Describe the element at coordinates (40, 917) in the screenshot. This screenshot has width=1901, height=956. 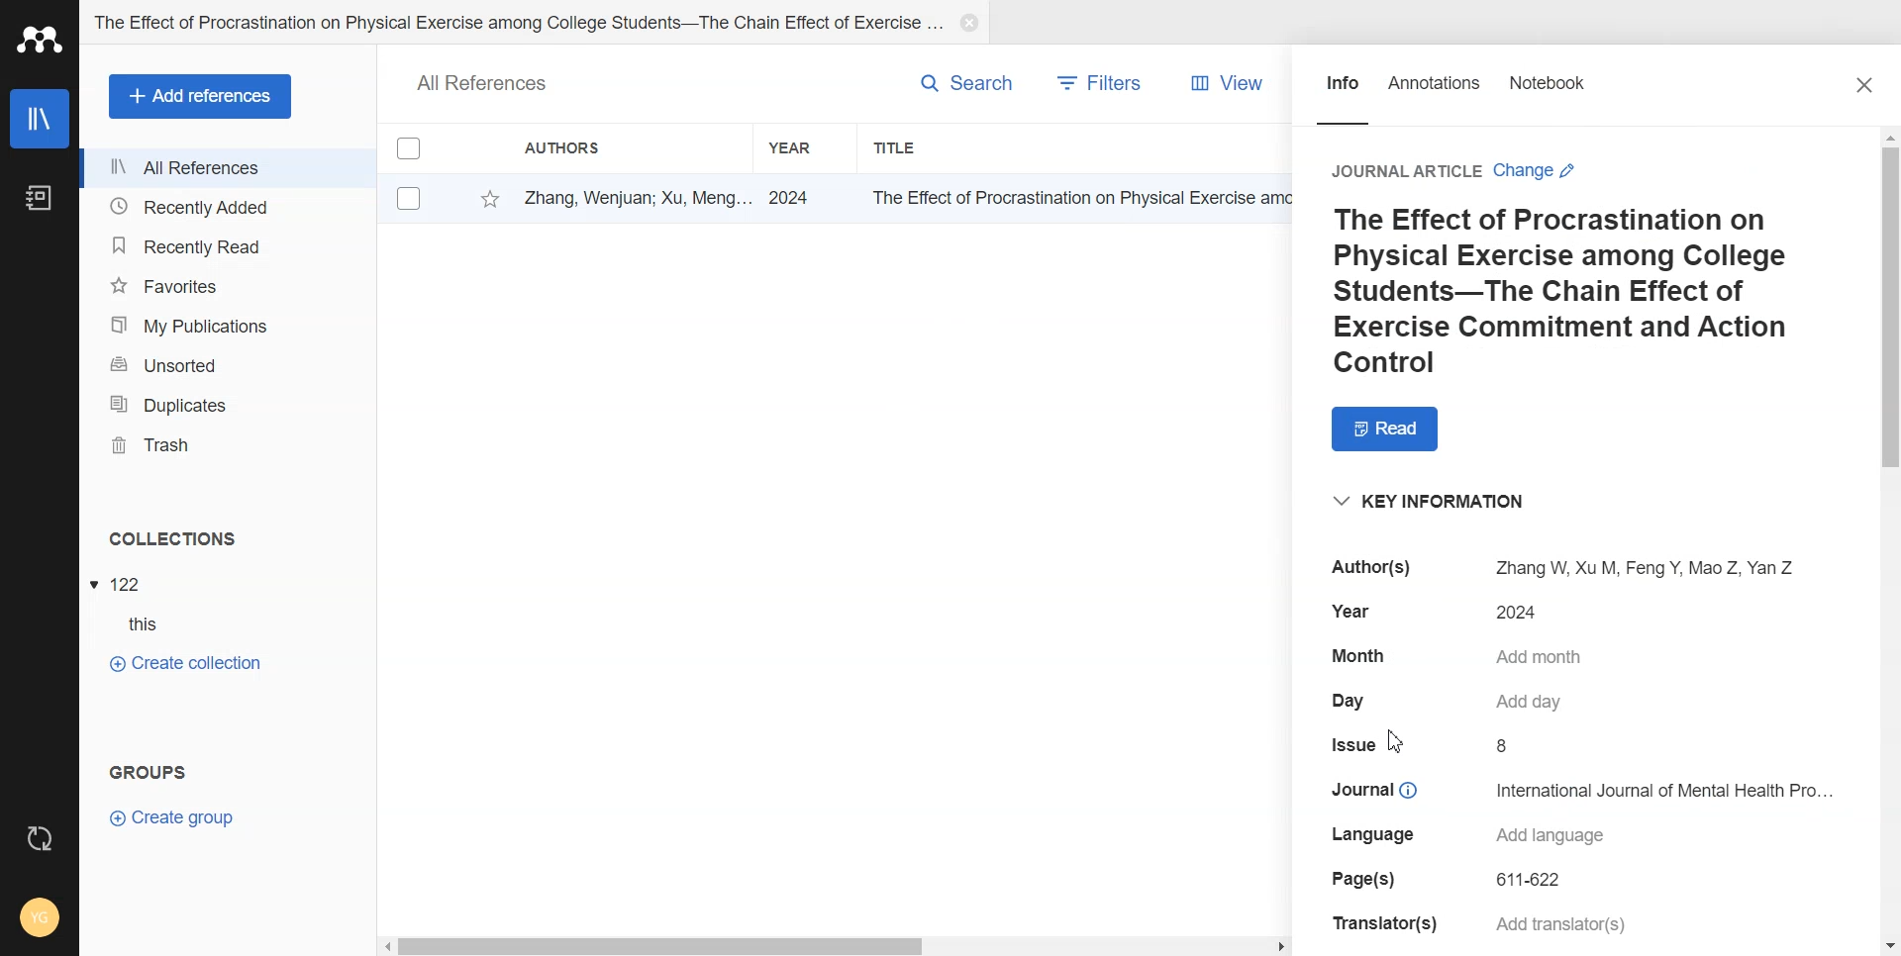
I see `Account` at that location.